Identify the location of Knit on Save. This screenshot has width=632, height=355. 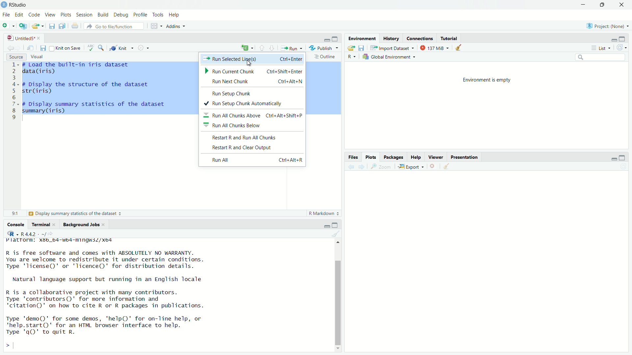
(65, 48).